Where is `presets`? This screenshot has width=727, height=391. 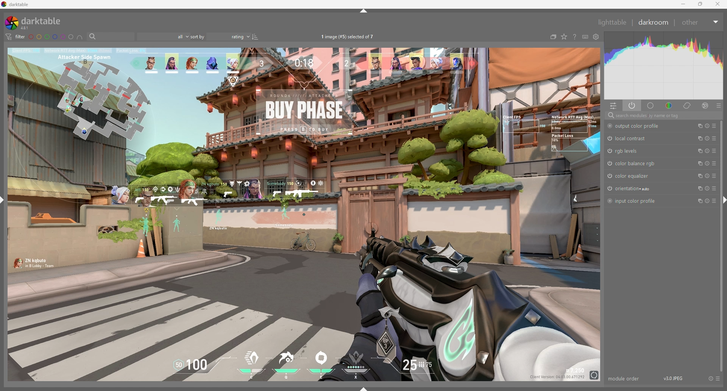
presets is located at coordinates (715, 175).